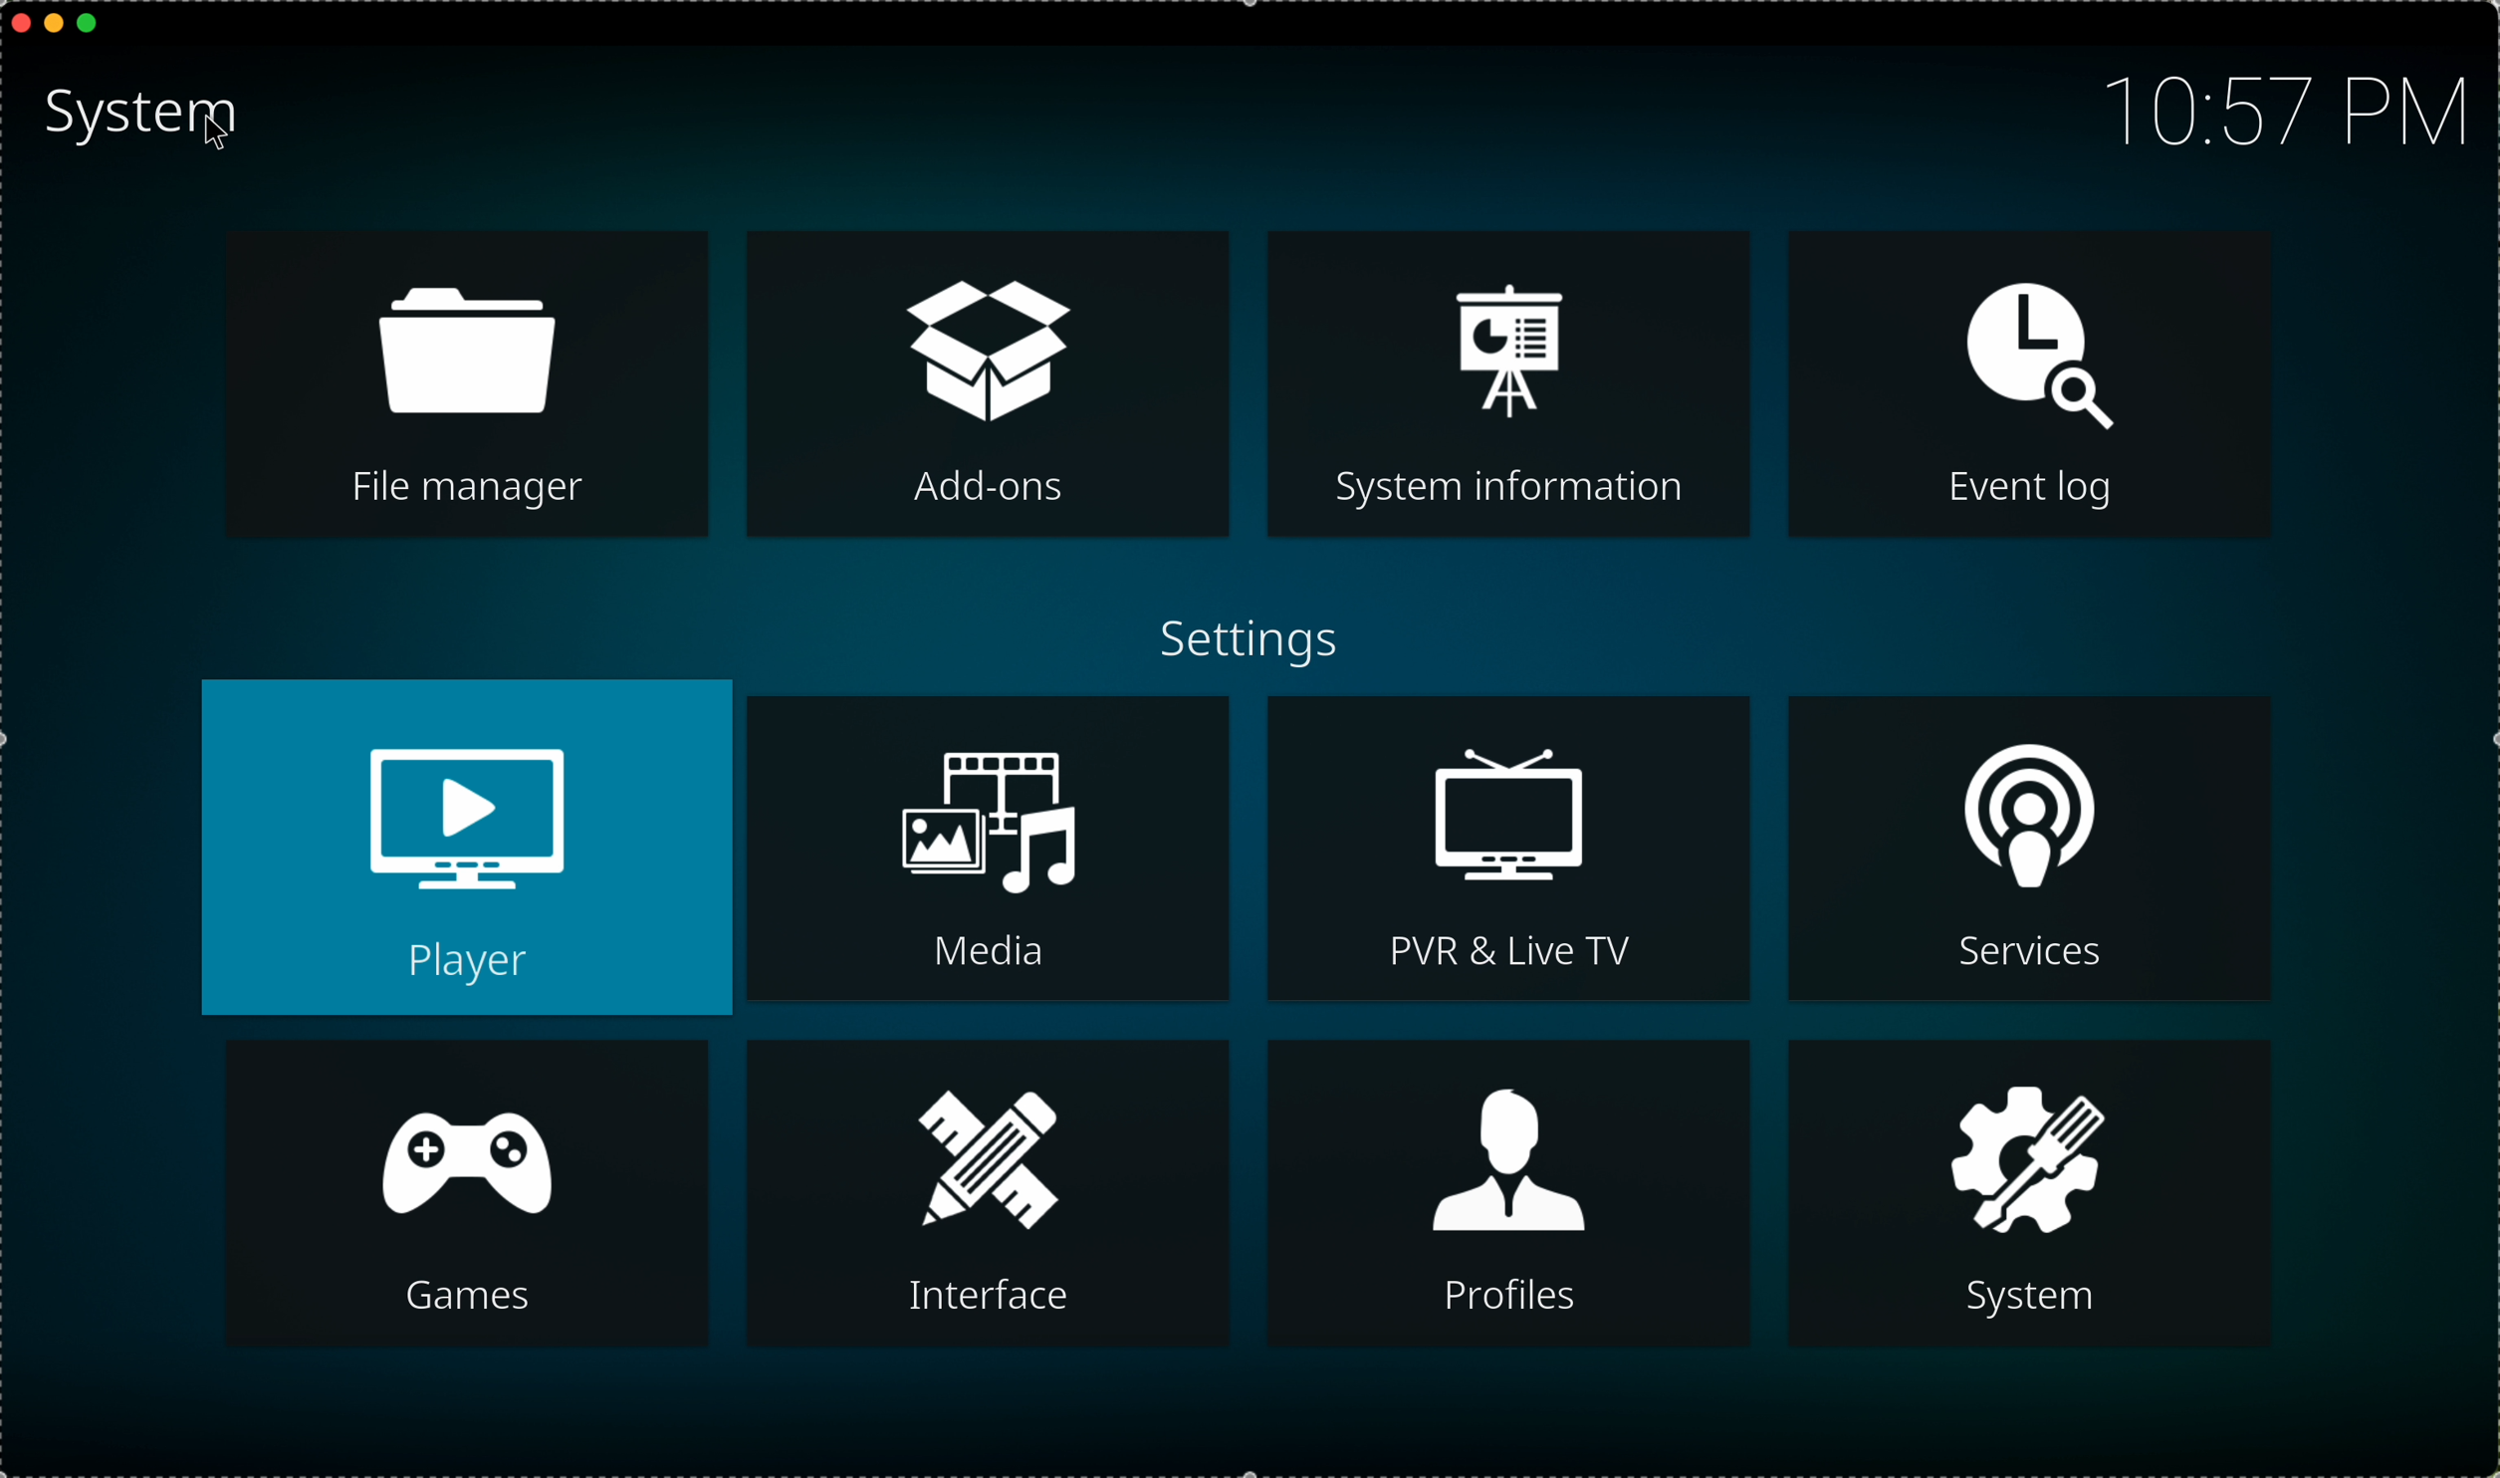  What do you see at coordinates (467, 844) in the screenshot?
I see `player` at bounding box center [467, 844].